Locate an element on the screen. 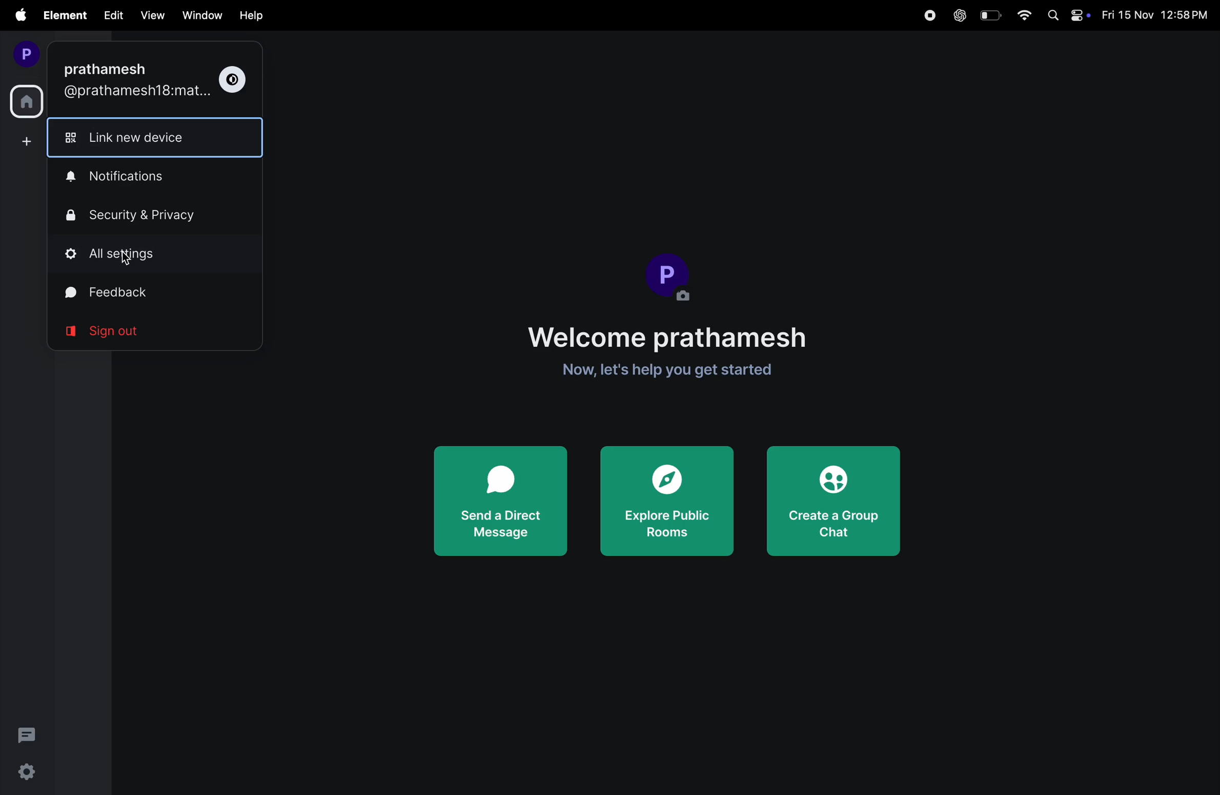 The width and height of the screenshot is (1220, 795). theme is located at coordinates (236, 78).